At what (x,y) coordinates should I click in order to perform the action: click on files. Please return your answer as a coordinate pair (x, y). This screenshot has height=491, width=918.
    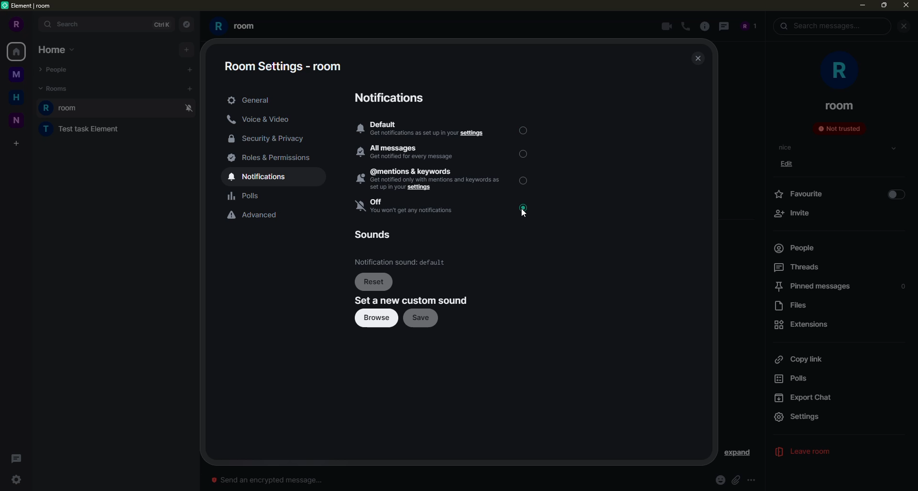
    Looking at the image, I should click on (795, 306).